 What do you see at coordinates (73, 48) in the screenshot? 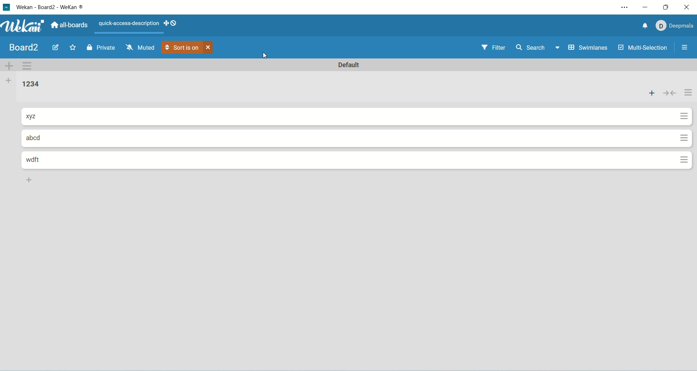
I see `favorite` at bounding box center [73, 48].